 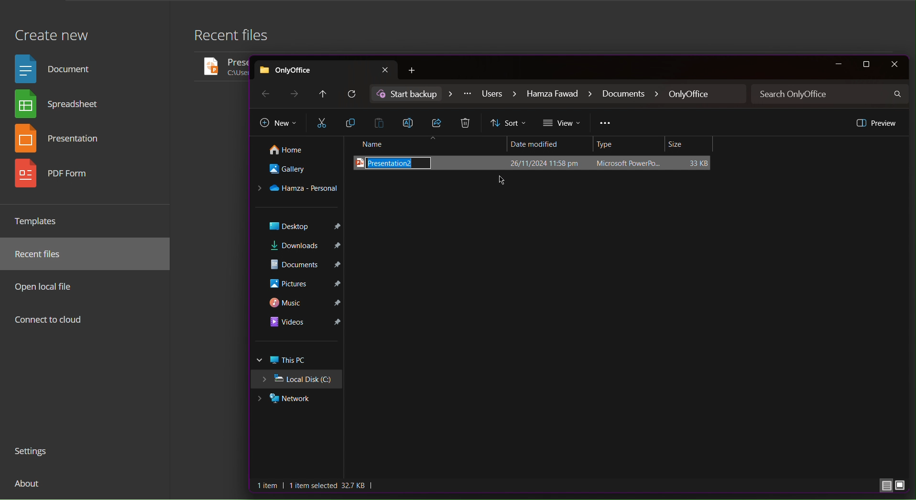 What do you see at coordinates (294, 400) in the screenshot?
I see `network` at bounding box center [294, 400].